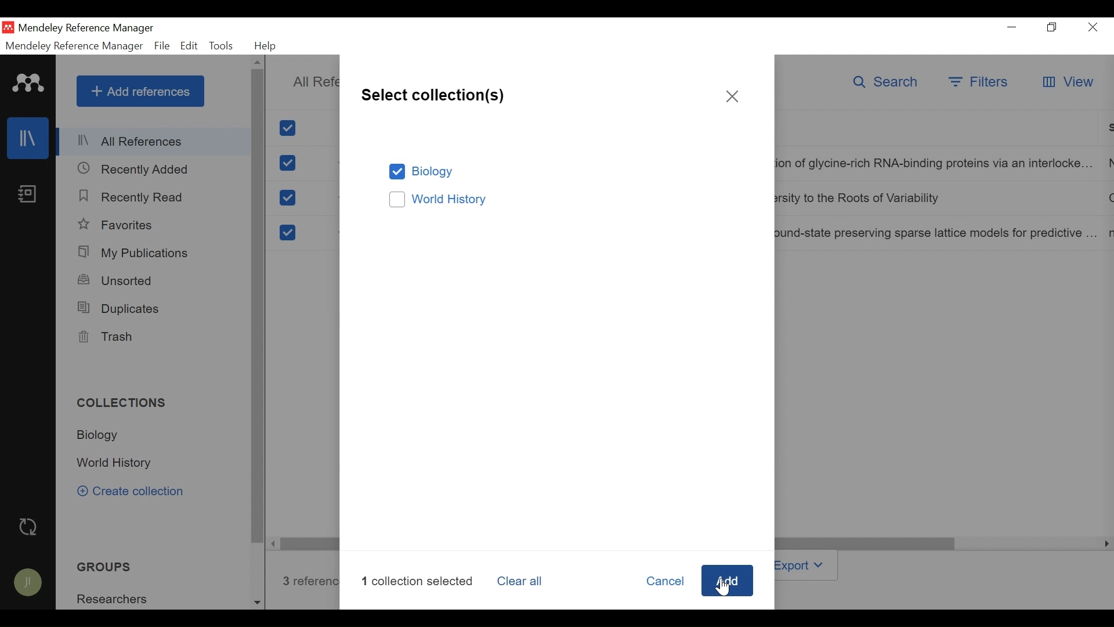  What do you see at coordinates (733, 97) in the screenshot?
I see `Close` at bounding box center [733, 97].